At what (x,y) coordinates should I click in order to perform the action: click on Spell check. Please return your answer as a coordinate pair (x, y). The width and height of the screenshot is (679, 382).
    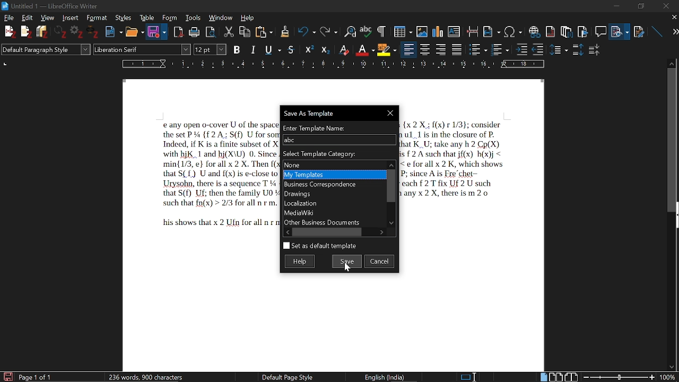
    Looking at the image, I should click on (366, 30).